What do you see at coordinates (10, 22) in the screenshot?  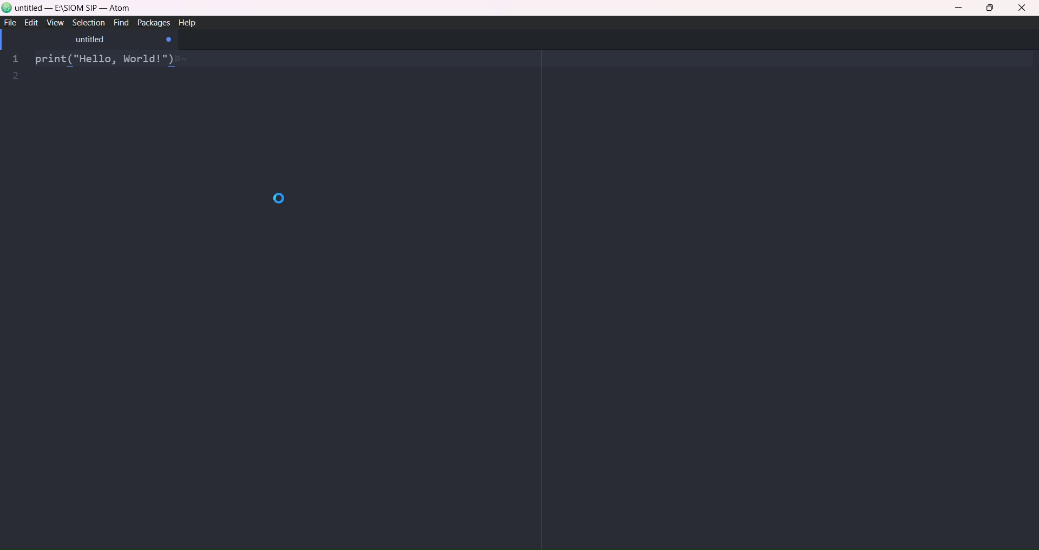 I see `file` at bounding box center [10, 22].